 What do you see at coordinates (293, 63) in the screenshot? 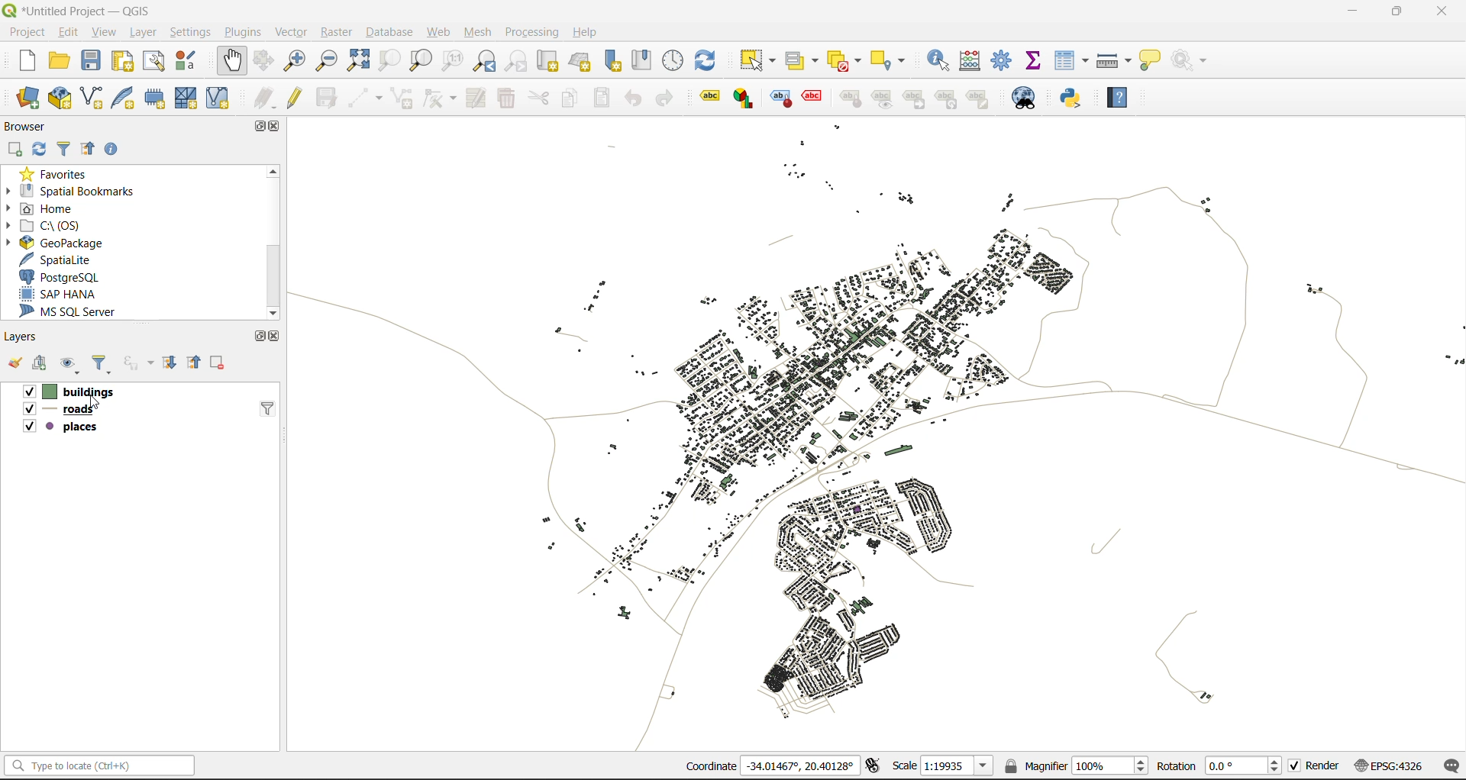
I see `zoom in` at bounding box center [293, 63].